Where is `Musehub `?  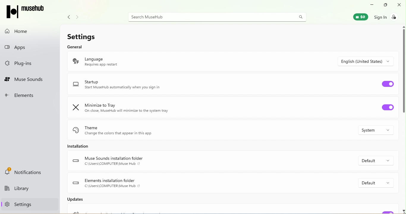 Musehub  is located at coordinates (29, 12).